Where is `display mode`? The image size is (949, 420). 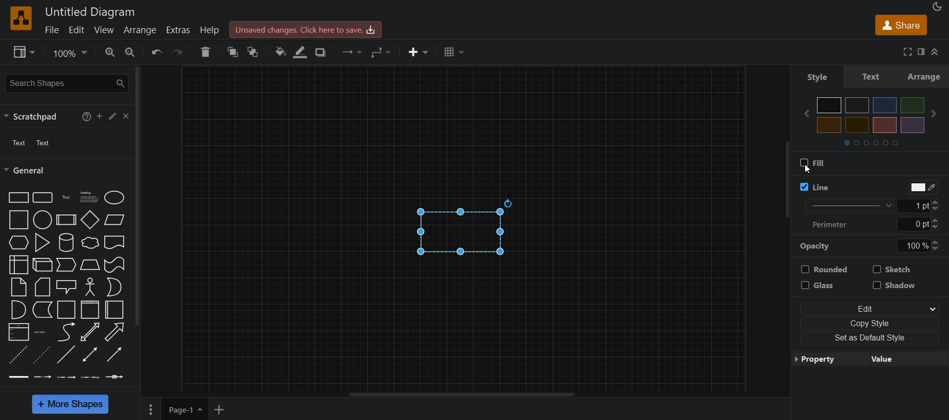
display mode is located at coordinates (938, 6).